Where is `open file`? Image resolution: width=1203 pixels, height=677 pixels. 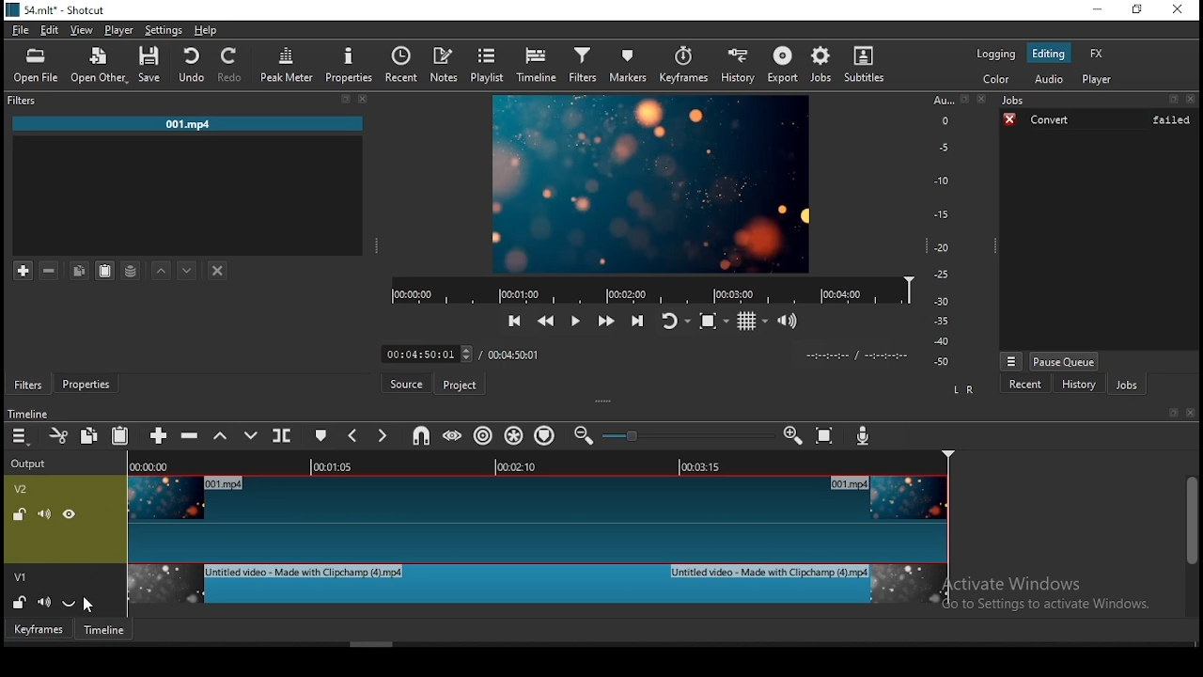 open file is located at coordinates (37, 66).